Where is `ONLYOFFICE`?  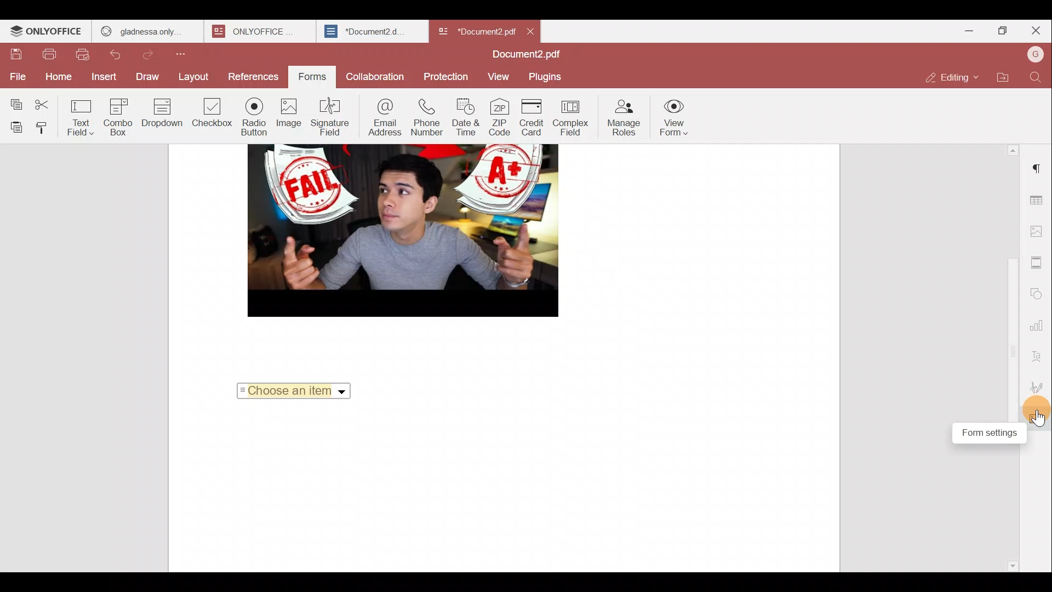 ONLYOFFICE is located at coordinates (47, 32).